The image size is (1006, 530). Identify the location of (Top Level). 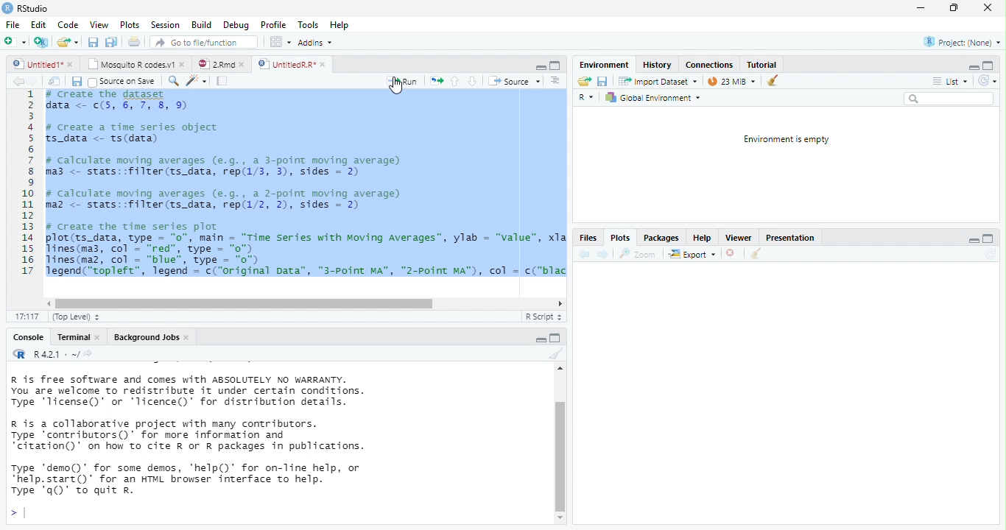
(72, 317).